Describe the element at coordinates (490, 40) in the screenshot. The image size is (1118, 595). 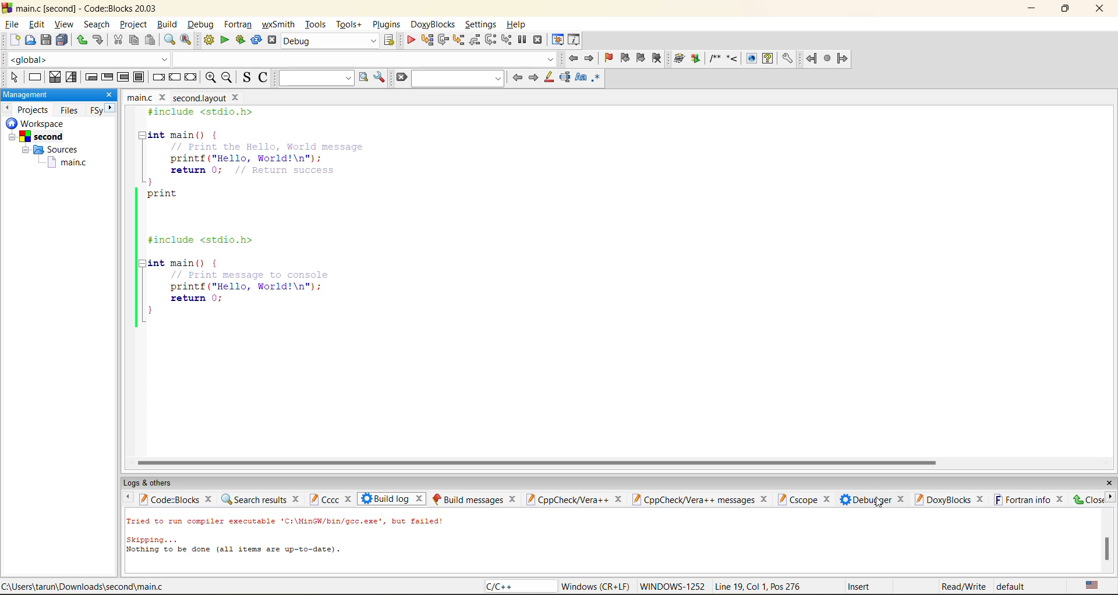
I see `next instruction` at that location.